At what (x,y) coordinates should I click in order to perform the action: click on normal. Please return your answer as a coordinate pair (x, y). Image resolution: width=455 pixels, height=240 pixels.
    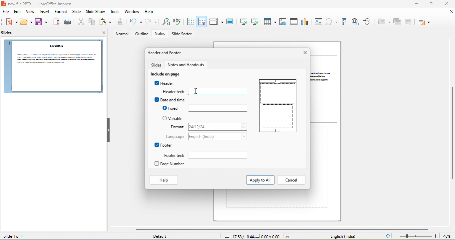
    Looking at the image, I should click on (120, 34).